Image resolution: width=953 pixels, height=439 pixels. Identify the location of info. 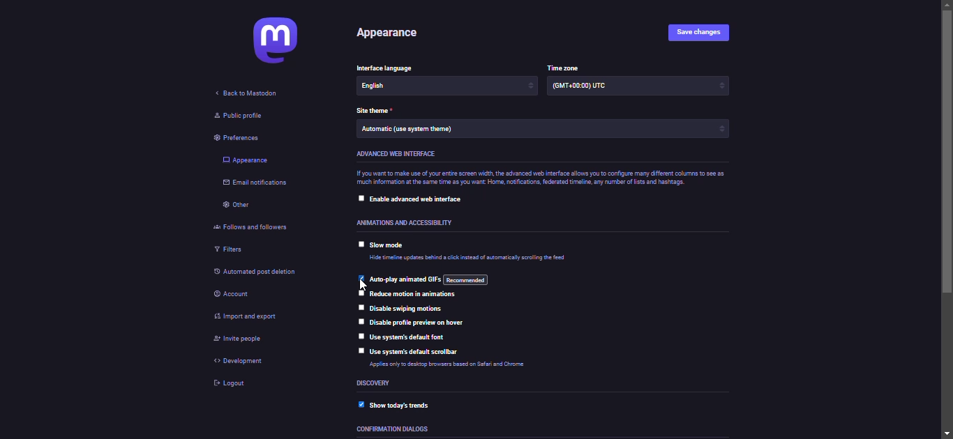
(466, 259).